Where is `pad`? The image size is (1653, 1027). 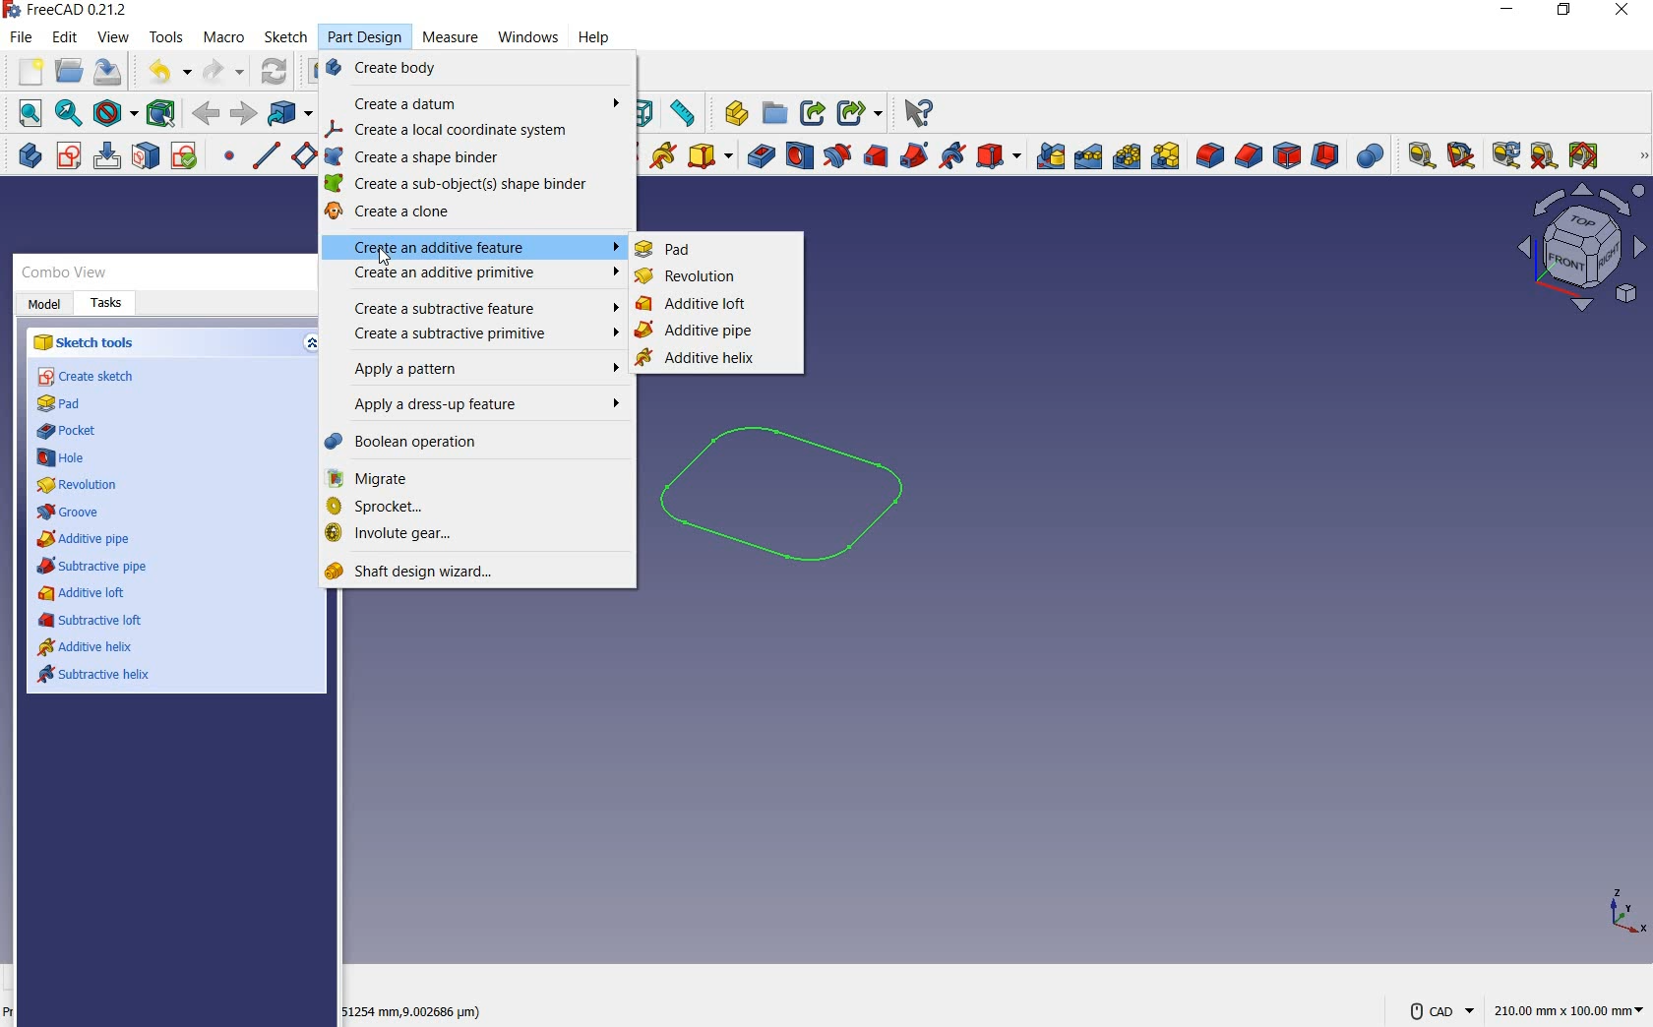 pad is located at coordinates (64, 404).